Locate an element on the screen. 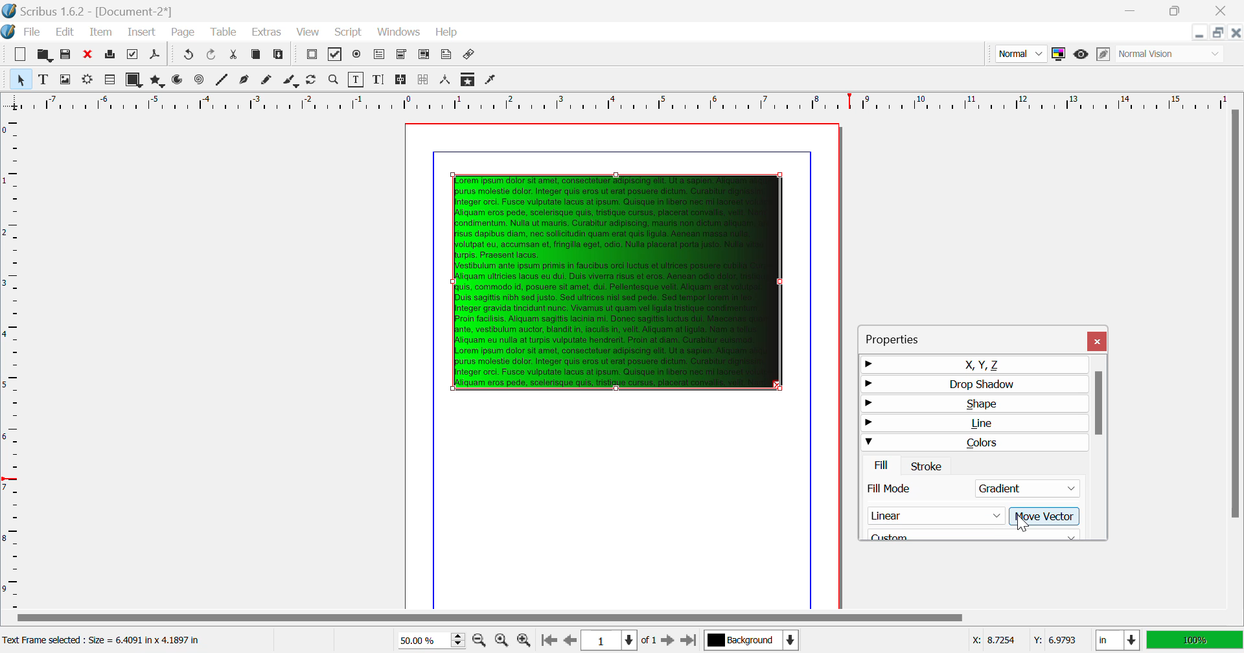  Item is located at coordinates (102, 32).